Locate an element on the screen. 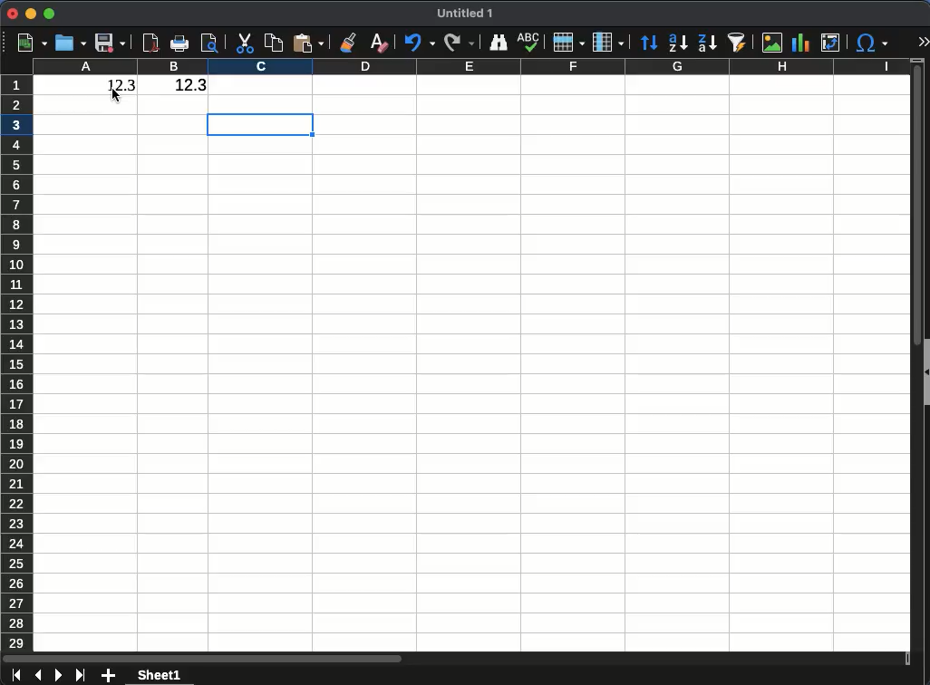  sort is located at coordinates (649, 43).